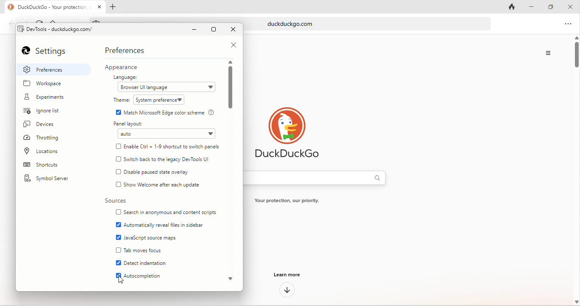  I want to click on shortcuts, so click(52, 166).